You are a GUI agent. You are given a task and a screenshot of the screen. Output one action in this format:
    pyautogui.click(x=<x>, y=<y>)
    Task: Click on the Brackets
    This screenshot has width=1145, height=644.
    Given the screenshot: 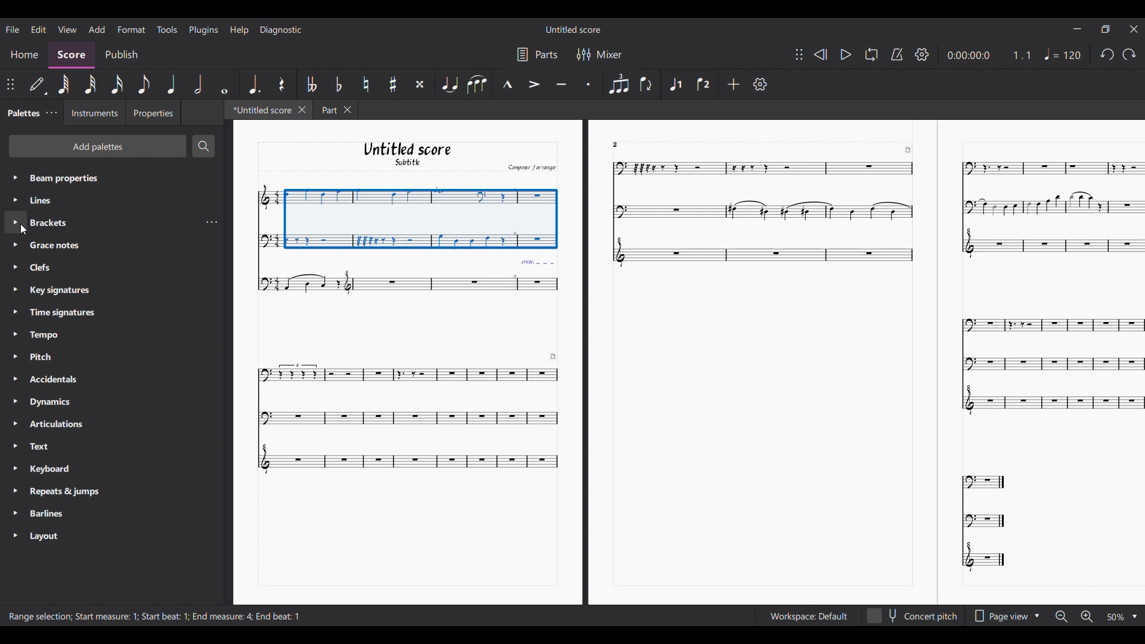 What is the action you would take?
    pyautogui.click(x=55, y=223)
    